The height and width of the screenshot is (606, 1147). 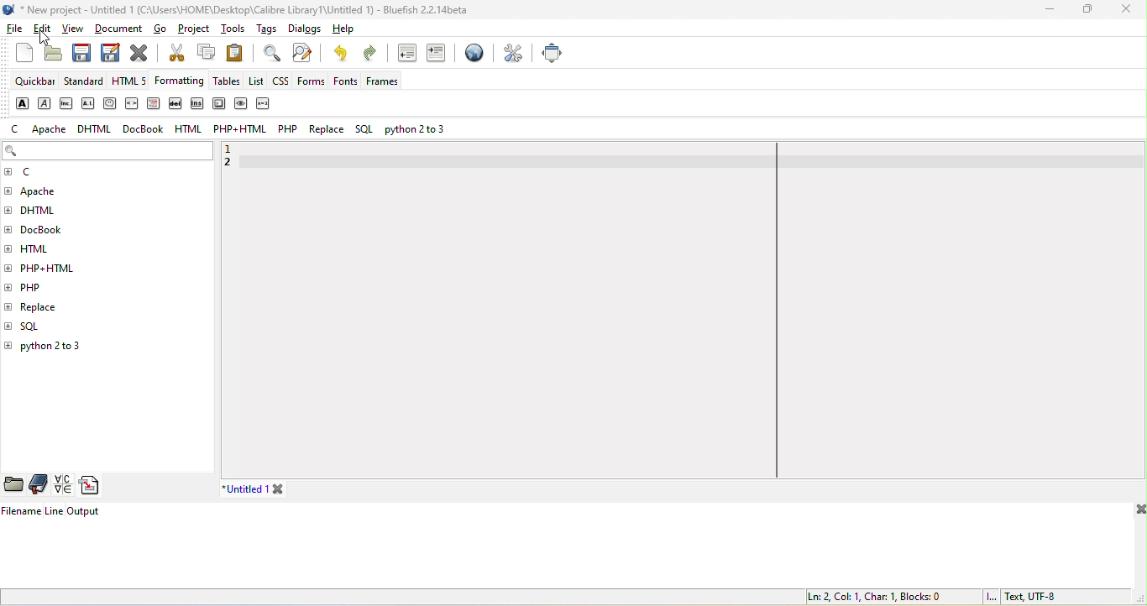 I want to click on php, so click(x=290, y=131).